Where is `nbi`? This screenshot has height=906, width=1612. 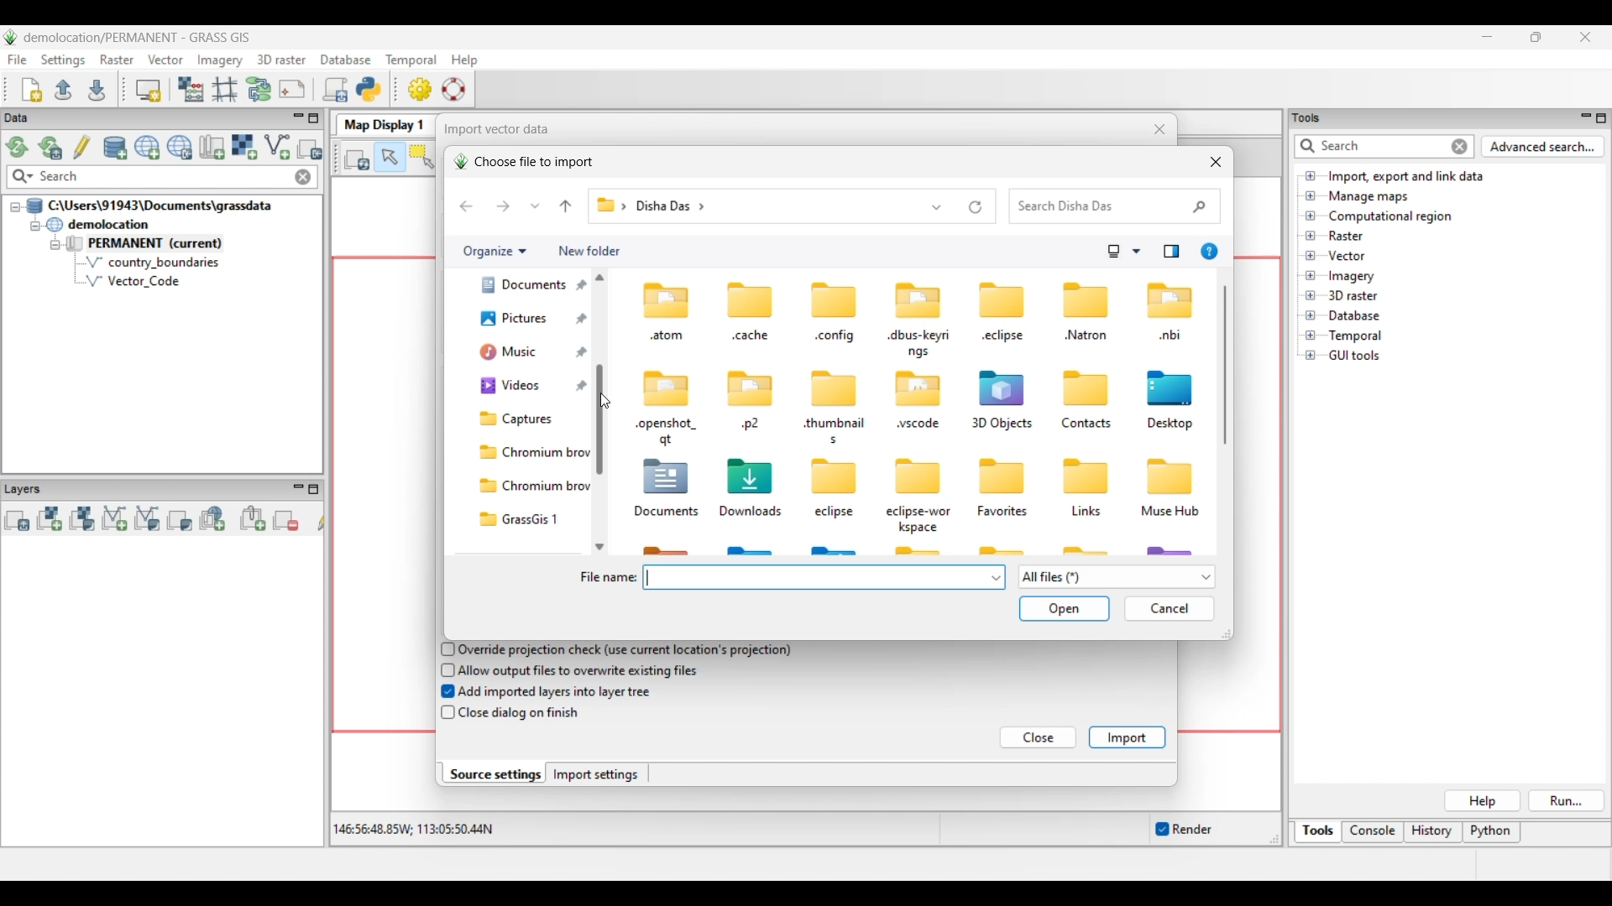 nbi is located at coordinates (1171, 336).